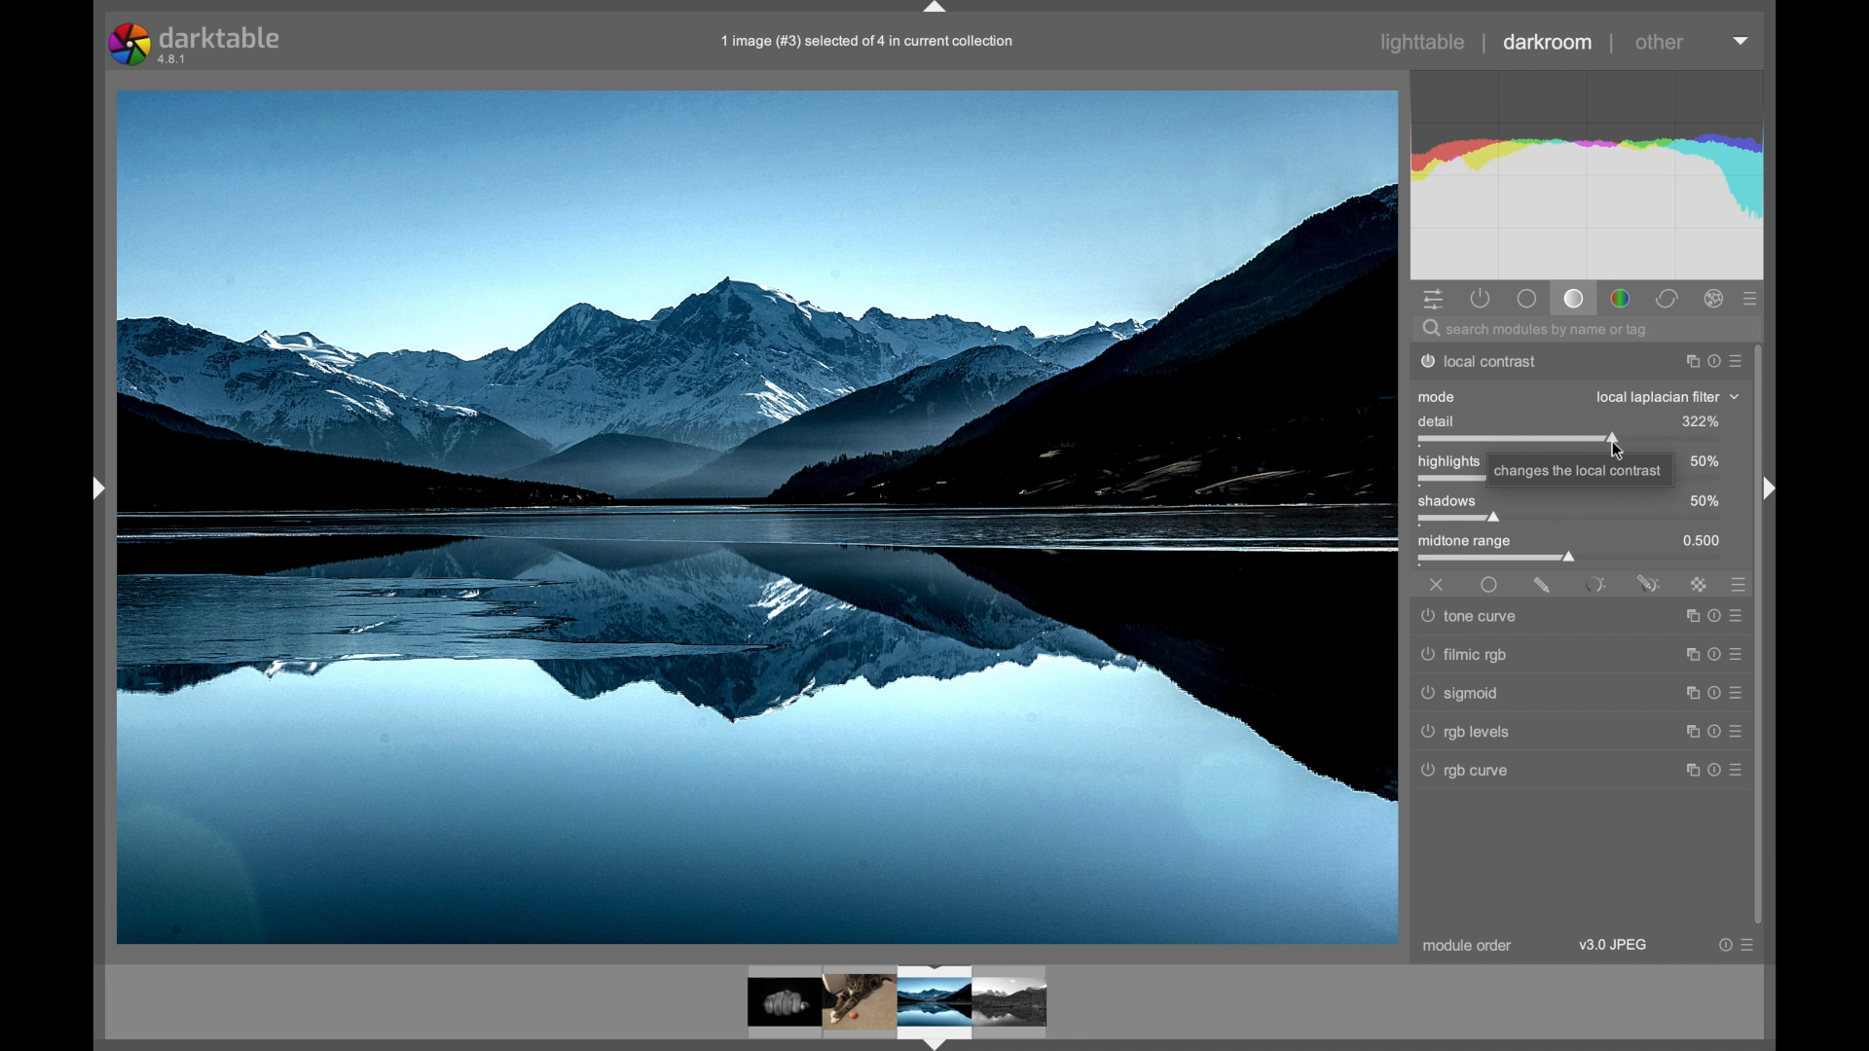 The width and height of the screenshot is (1869, 1051). I want to click on detail, so click(1438, 422).